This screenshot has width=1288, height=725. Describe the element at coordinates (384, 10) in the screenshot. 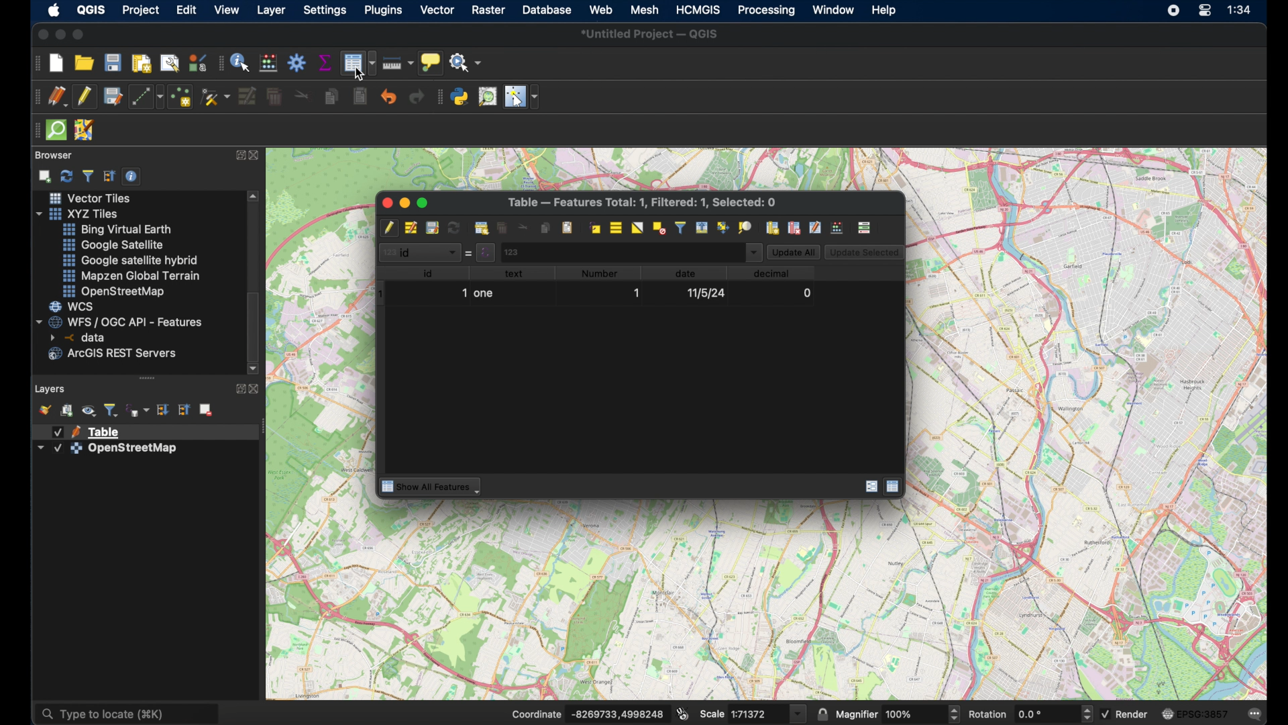

I see `plugins` at that location.